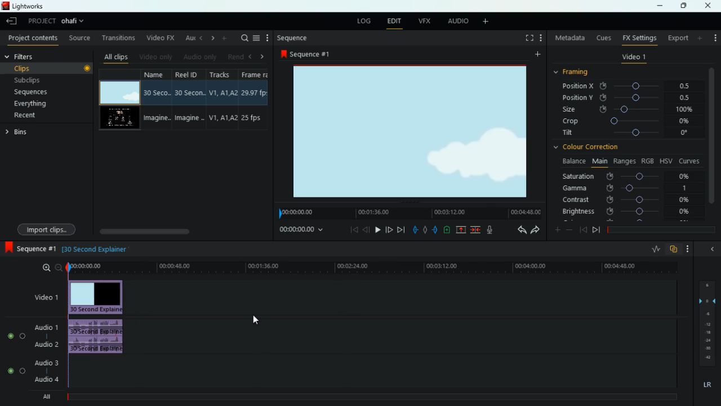  Describe the element at coordinates (256, 319) in the screenshot. I see `cursor` at that location.